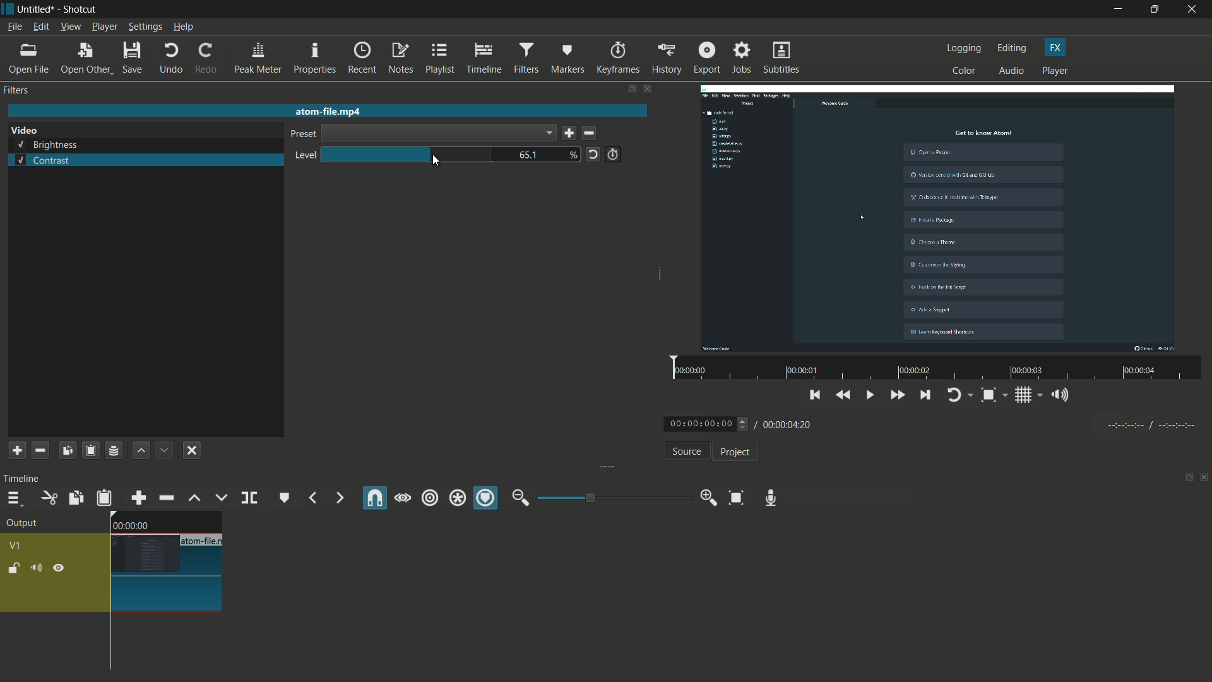 The width and height of the screenshot is (1212, 682). What do you see at coordinates (48, 145) in the screenshot?
I see `brightness` at bounding box center [48, 145].